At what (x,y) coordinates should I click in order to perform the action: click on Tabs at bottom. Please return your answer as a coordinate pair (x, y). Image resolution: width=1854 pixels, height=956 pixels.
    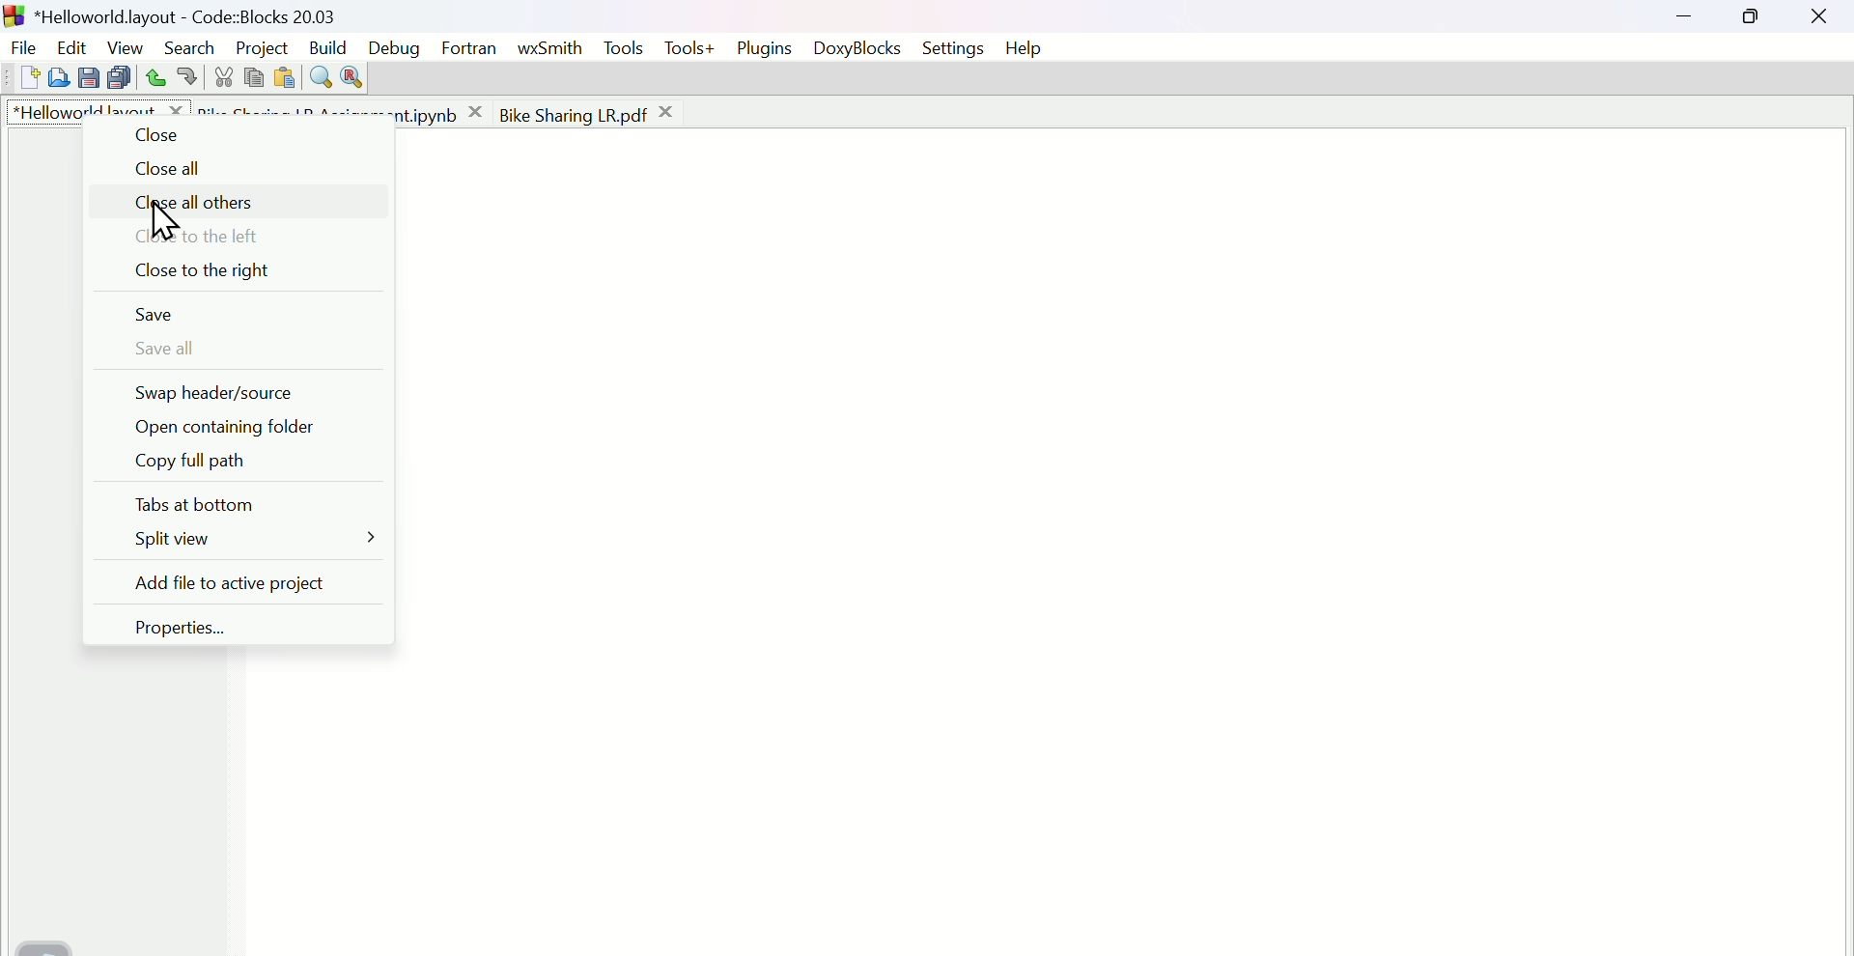
    Looking at the image, I should click on (194, 505).